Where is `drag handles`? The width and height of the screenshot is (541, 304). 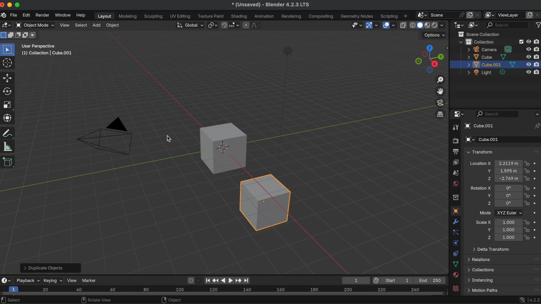
drag handles is located at coordinates (536, 280).